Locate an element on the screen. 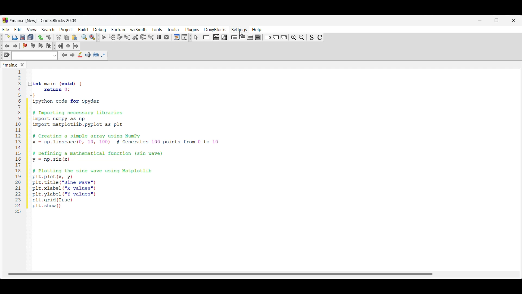 Image resolution: width=522 pixels, height=294 pixels. Project menu is located at coordinates (66, 30).